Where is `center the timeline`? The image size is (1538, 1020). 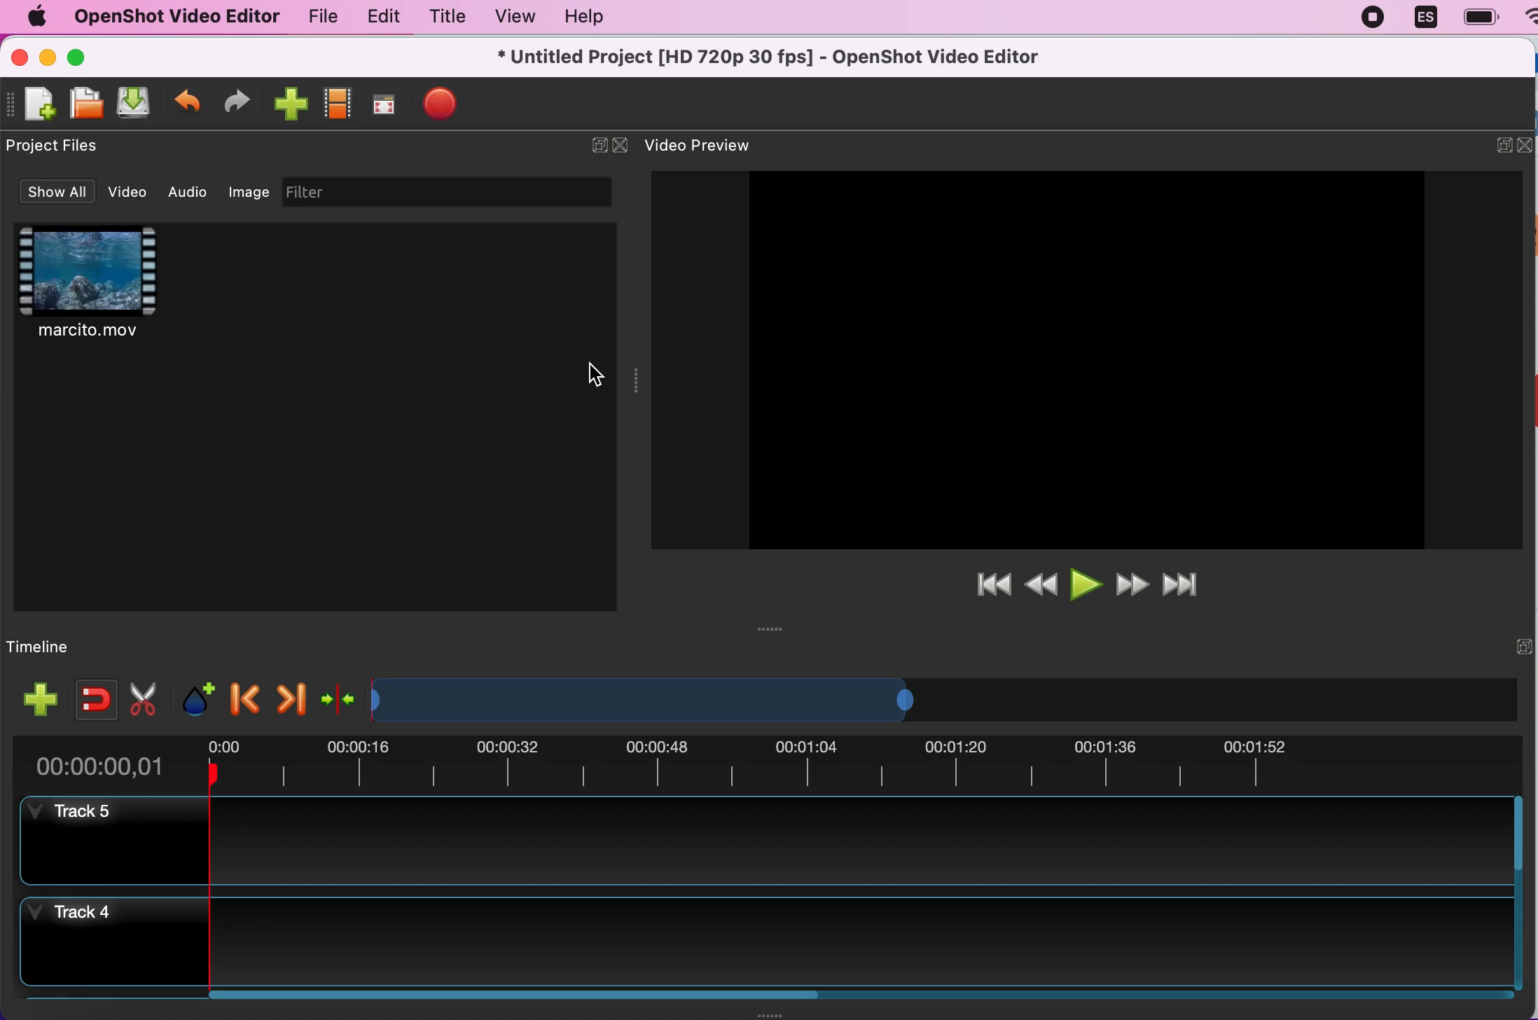 center the timeline is located at coordinates (340, 698).